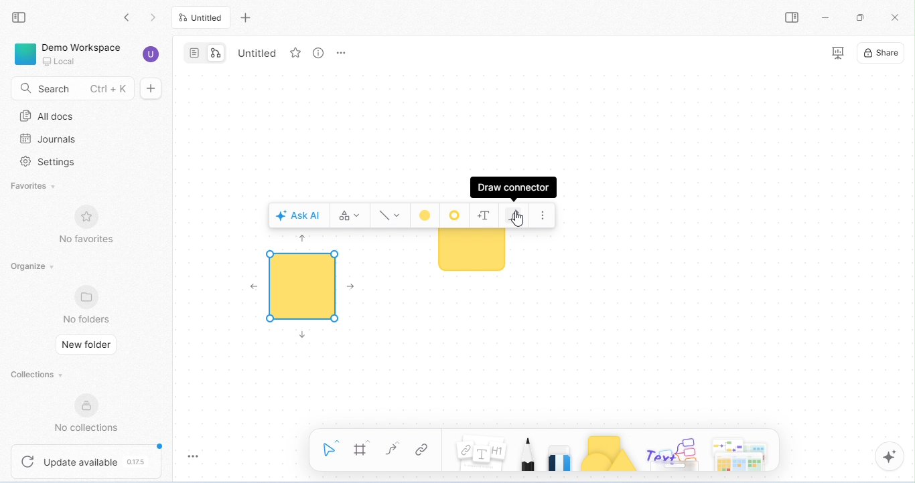 The width and height of the screenshot is (915, 483). I want to click on pencil, so click(528, 452).